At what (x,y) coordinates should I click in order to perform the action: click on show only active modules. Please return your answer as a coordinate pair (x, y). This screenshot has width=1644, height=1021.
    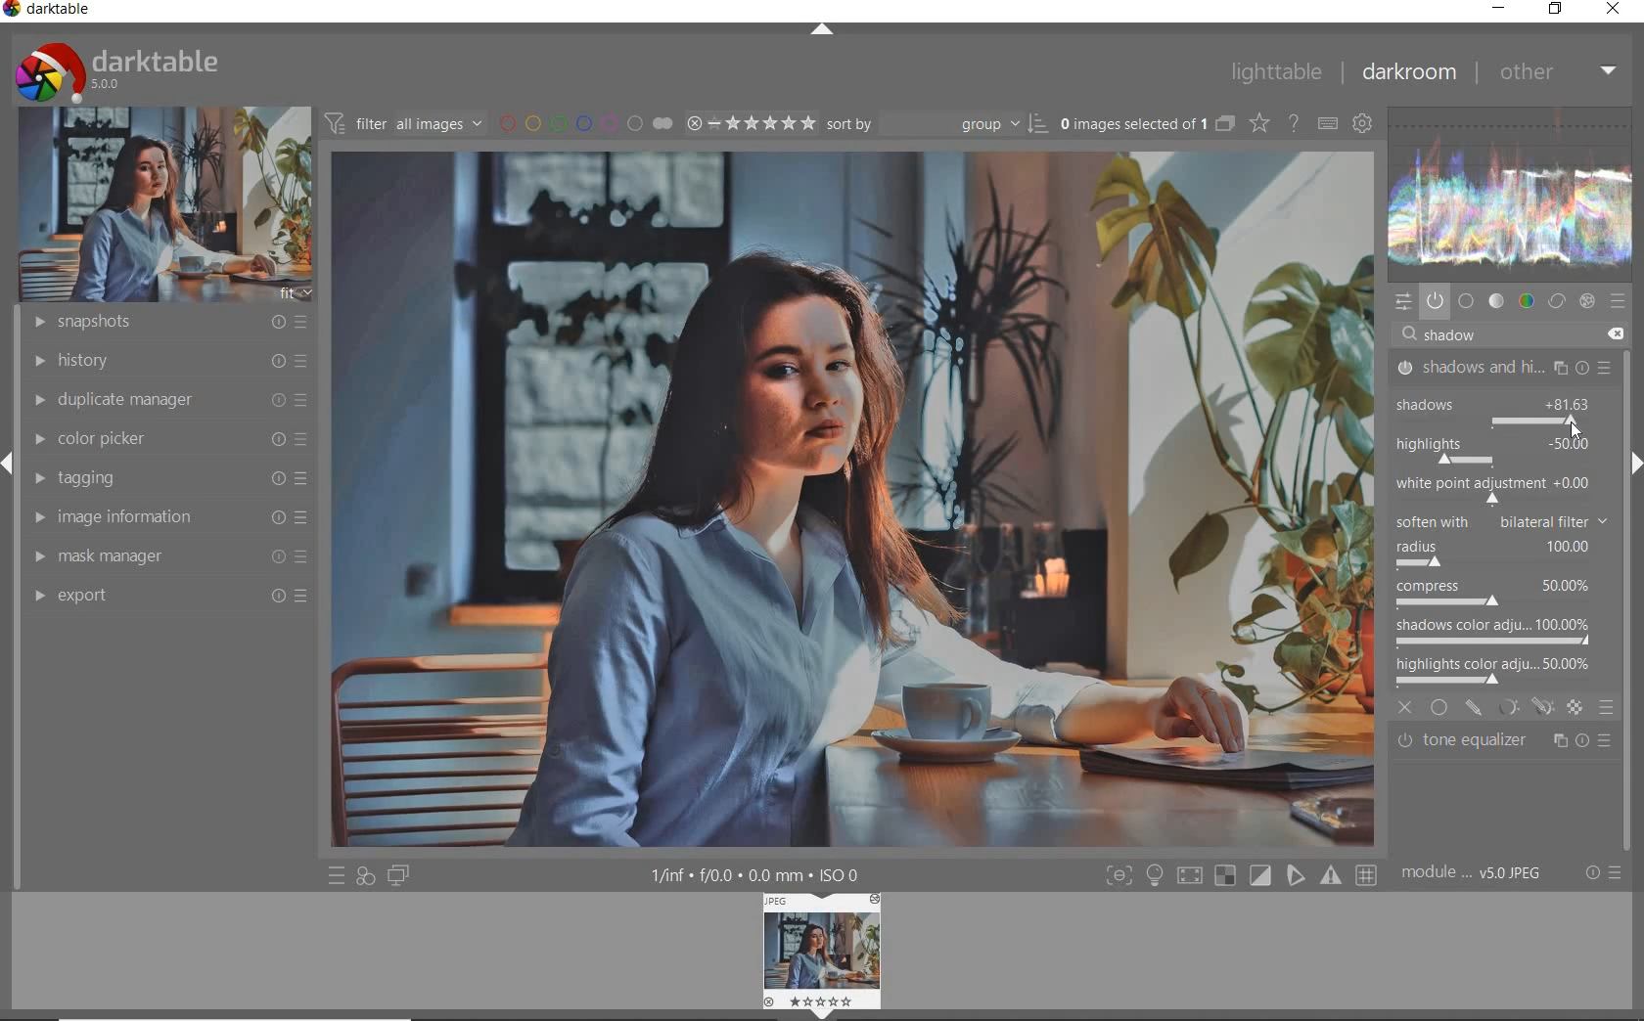
    Looking at the image, I should click on (1436, 300).